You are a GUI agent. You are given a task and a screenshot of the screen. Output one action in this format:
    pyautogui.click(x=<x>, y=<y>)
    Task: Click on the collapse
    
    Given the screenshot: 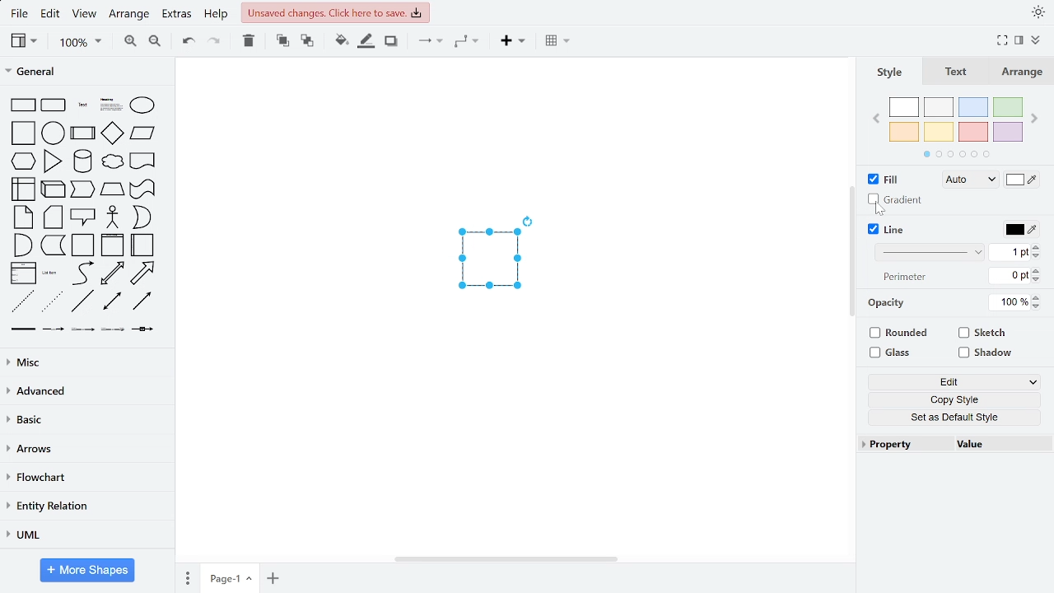 What is the action you would take?
    pyautogui.click(x=1036, y=39)
    